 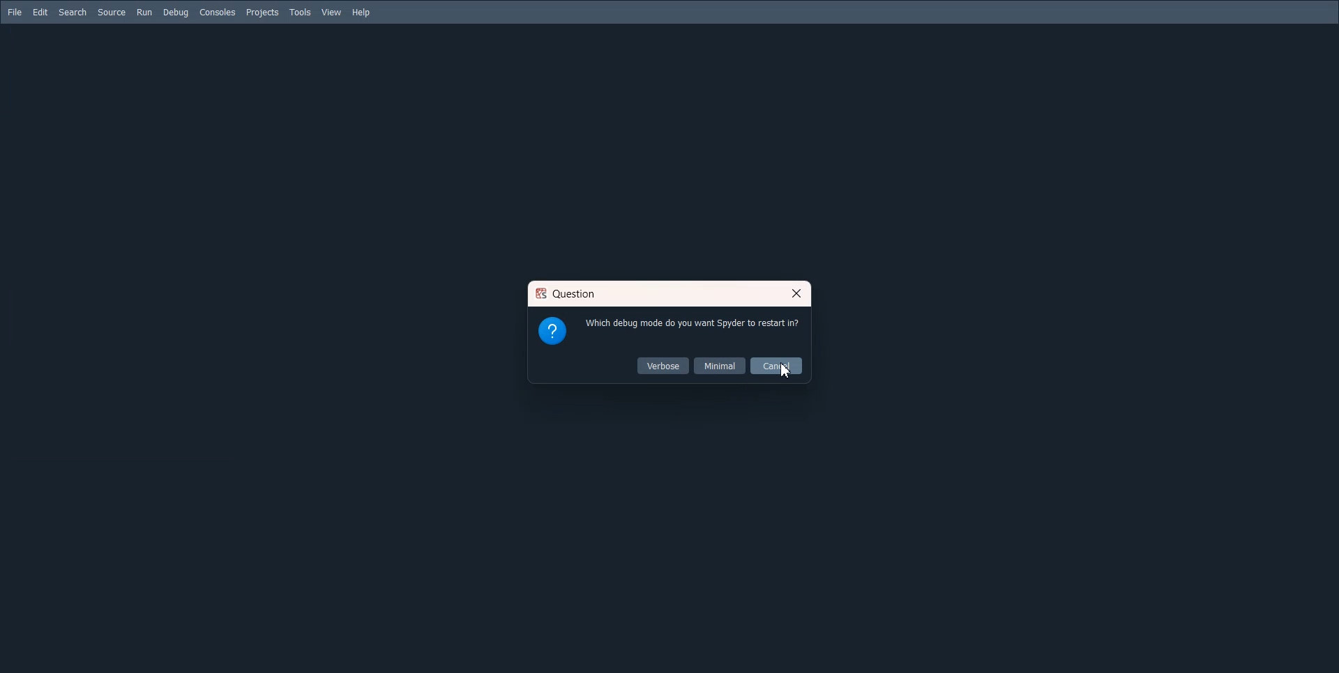 I want to click on Cancel, so click(x=776, y=366).